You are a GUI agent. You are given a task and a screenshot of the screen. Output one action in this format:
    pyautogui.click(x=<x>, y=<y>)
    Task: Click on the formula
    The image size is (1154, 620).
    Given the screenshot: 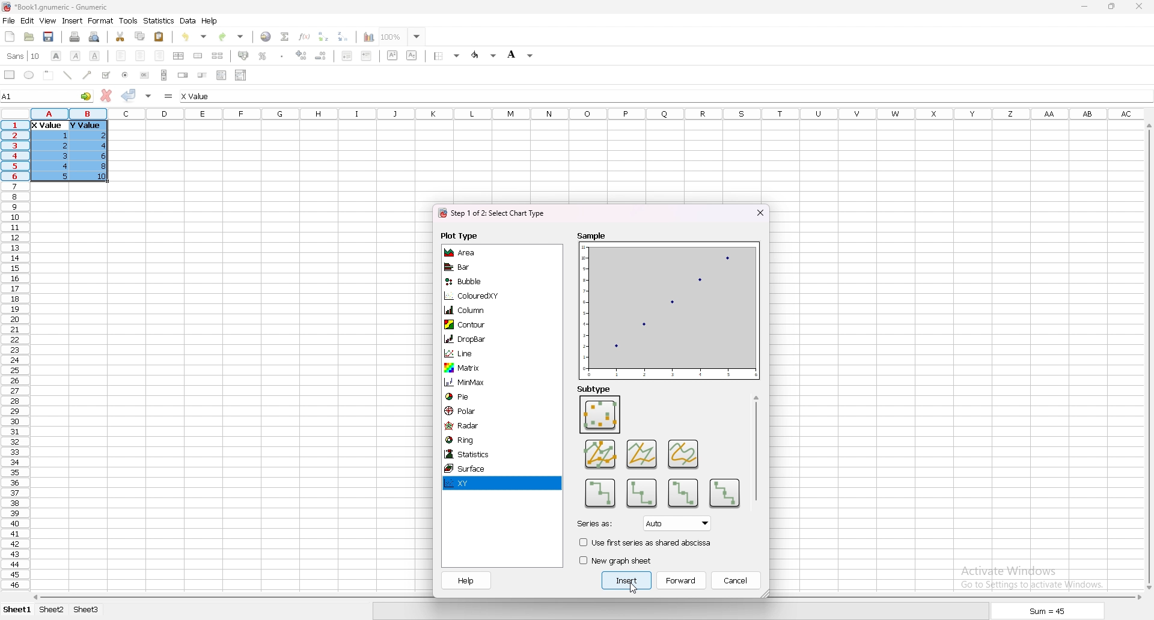 What is the action you would take?
    pyautogui.click(x=169, y=96)
    